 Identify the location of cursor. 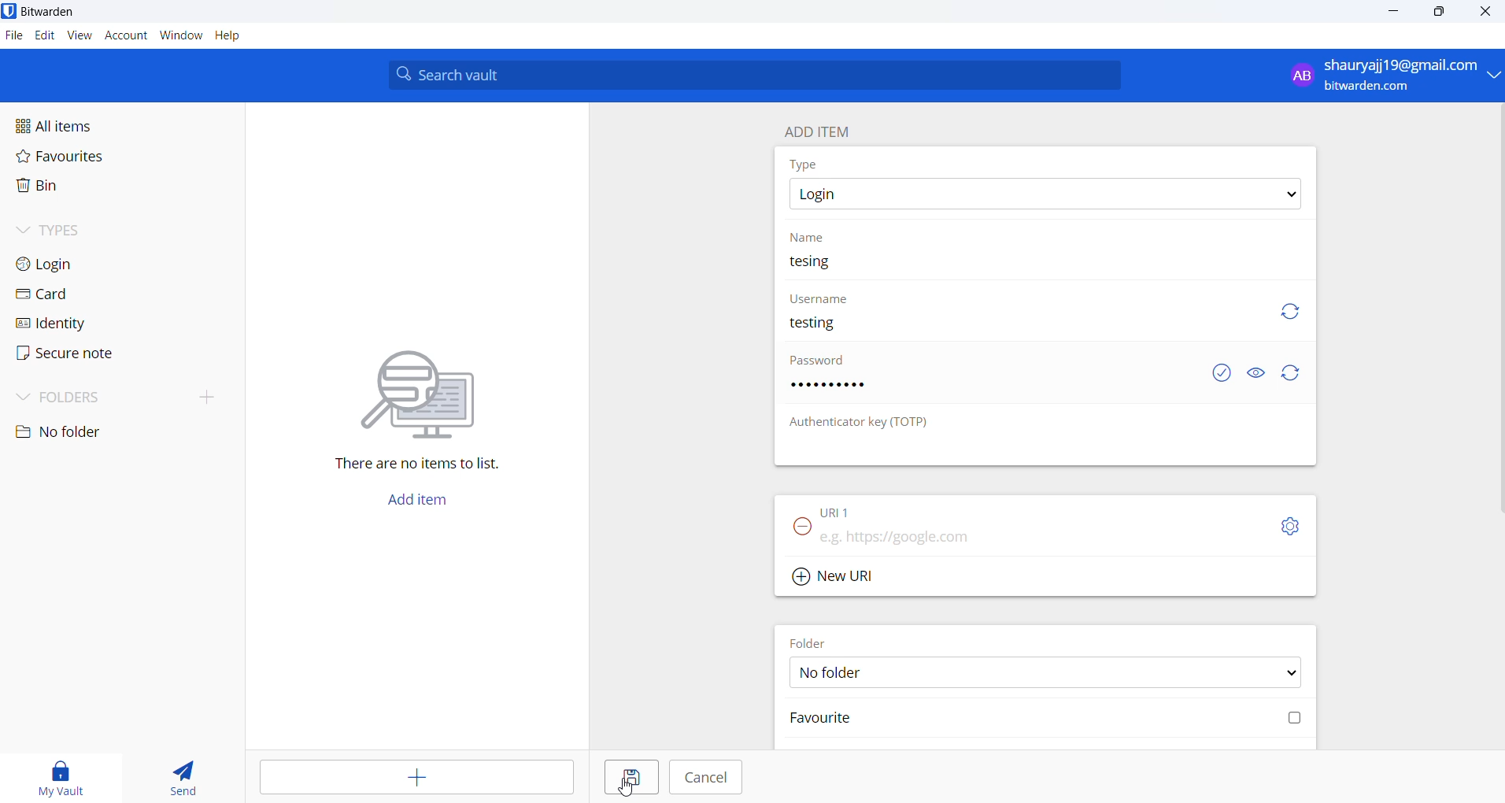
(625, 784).